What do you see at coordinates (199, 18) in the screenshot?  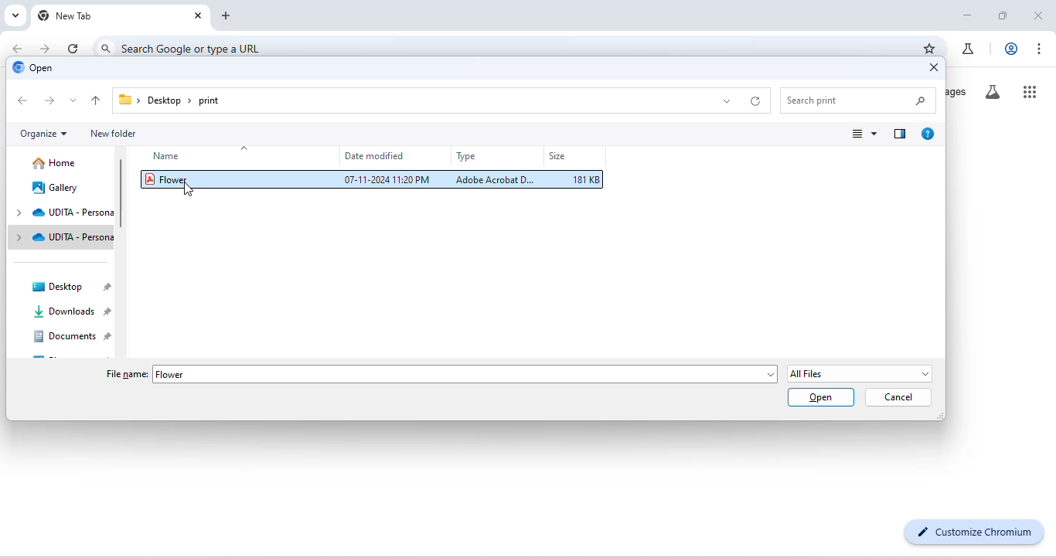 I see `close` at bounding box center [199, 18].